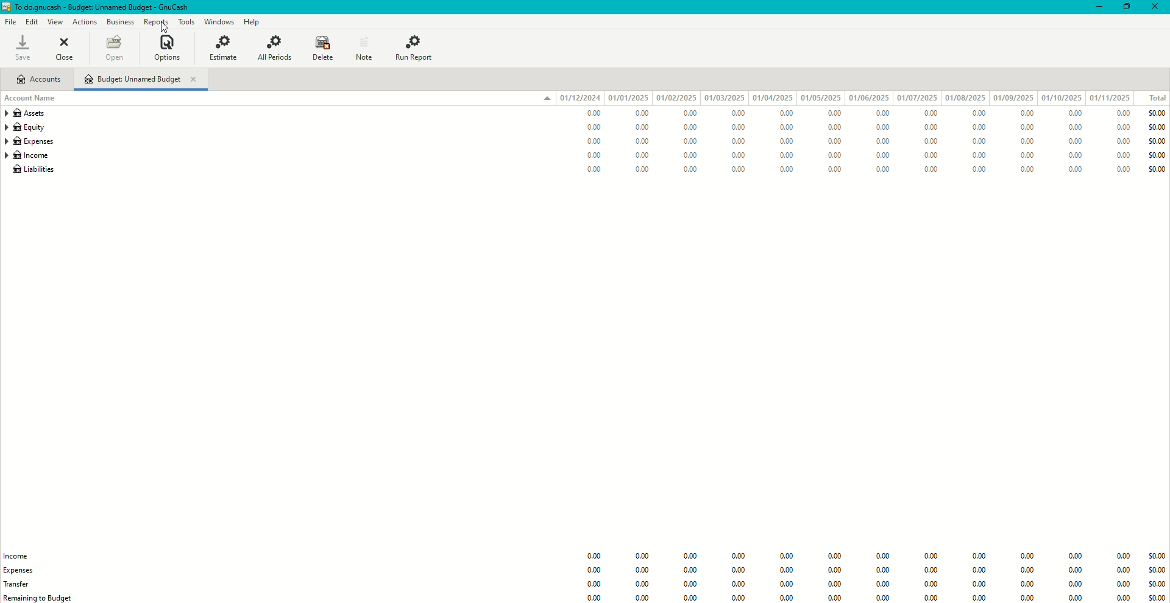  I want to click on Reports, so click(156, 22).